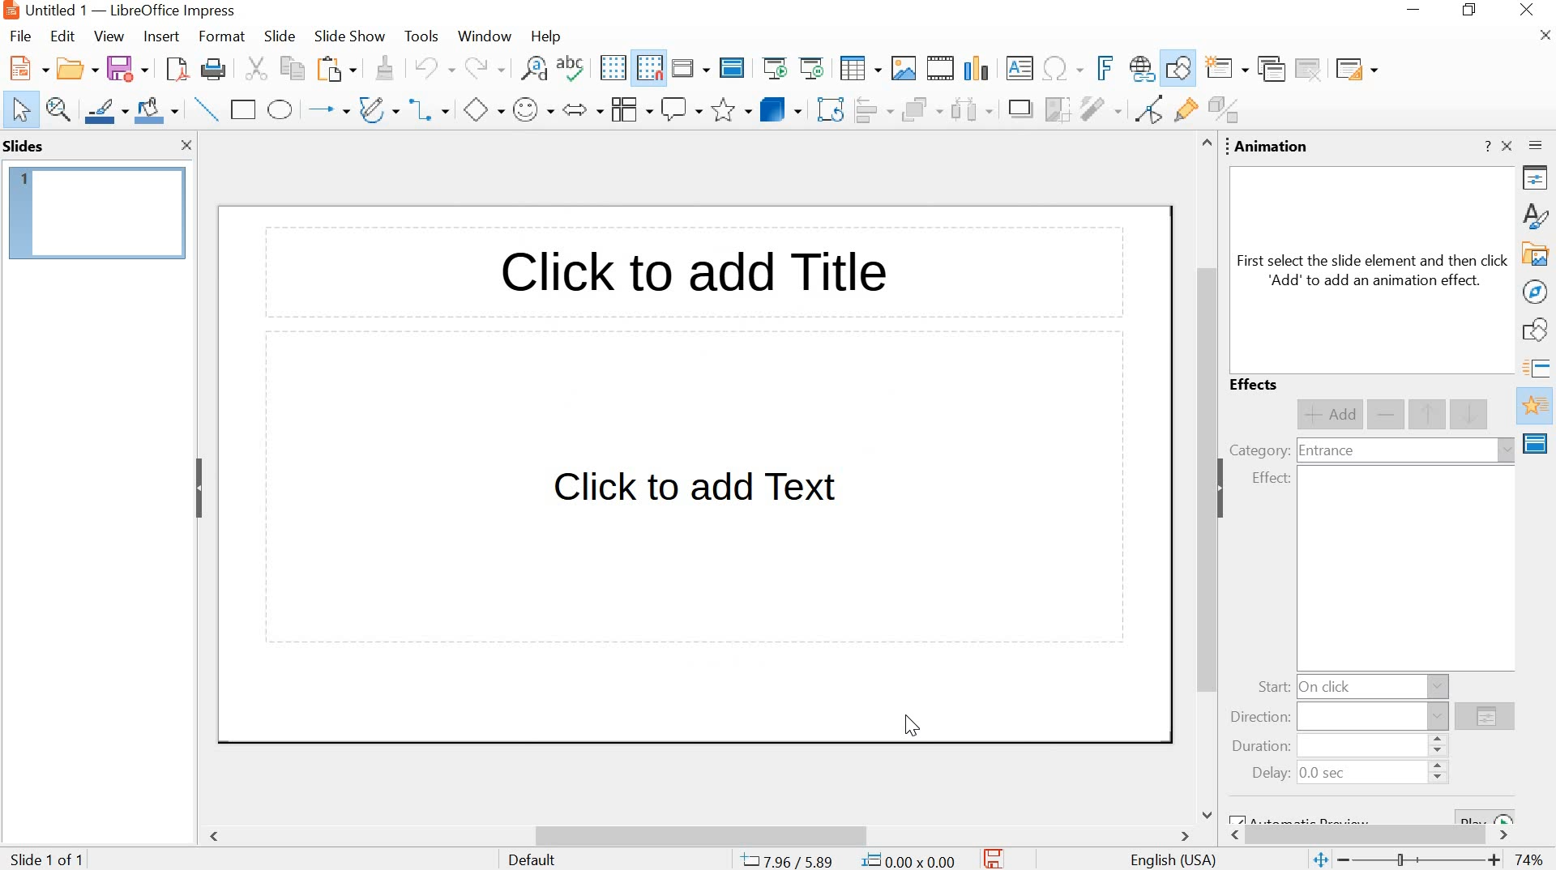 The height and width of the screenshot is (870, 1556). What do you see at coordinates (278, 36) in the screenshot?
I see `slide menu` at bounding box center [278, 36].